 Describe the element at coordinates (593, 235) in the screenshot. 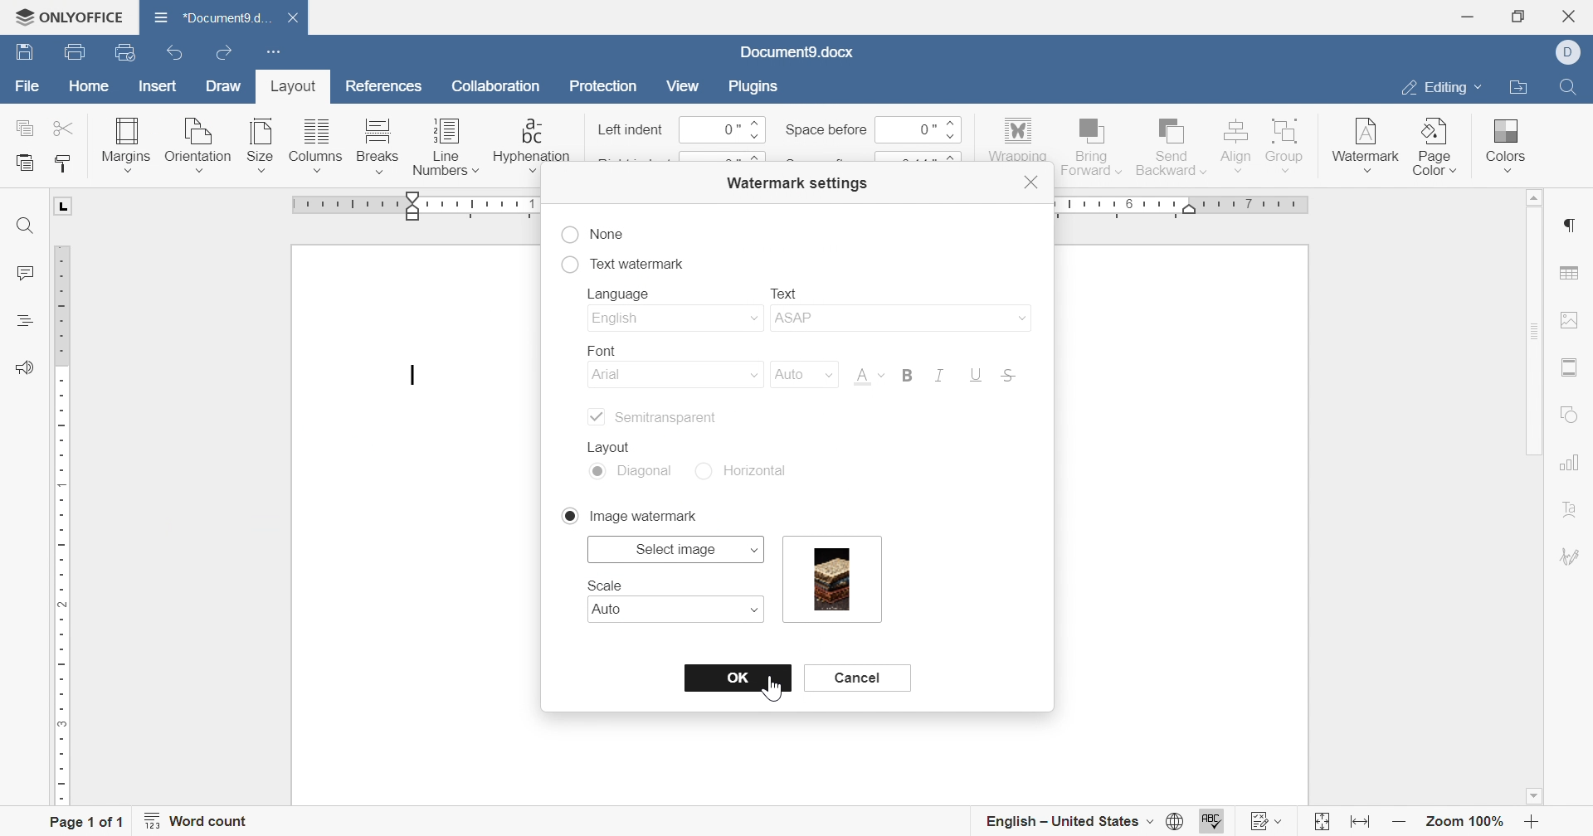

I see `none` at that location.